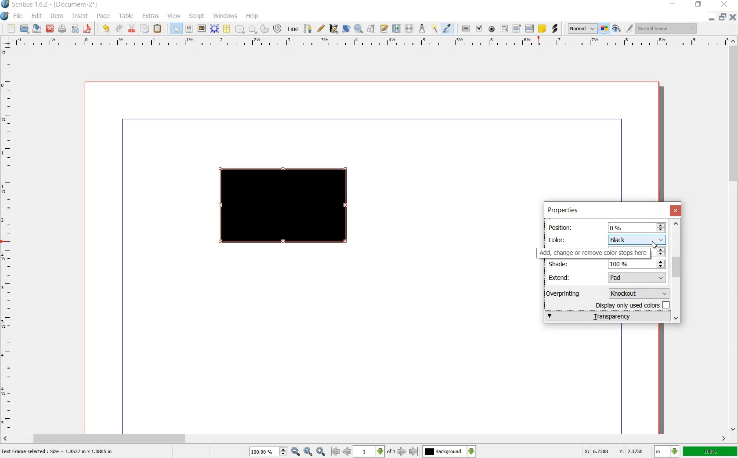 Image resolution: width=738 pixels, height=458 pixels. I want to click on undo, so click(107, 29).